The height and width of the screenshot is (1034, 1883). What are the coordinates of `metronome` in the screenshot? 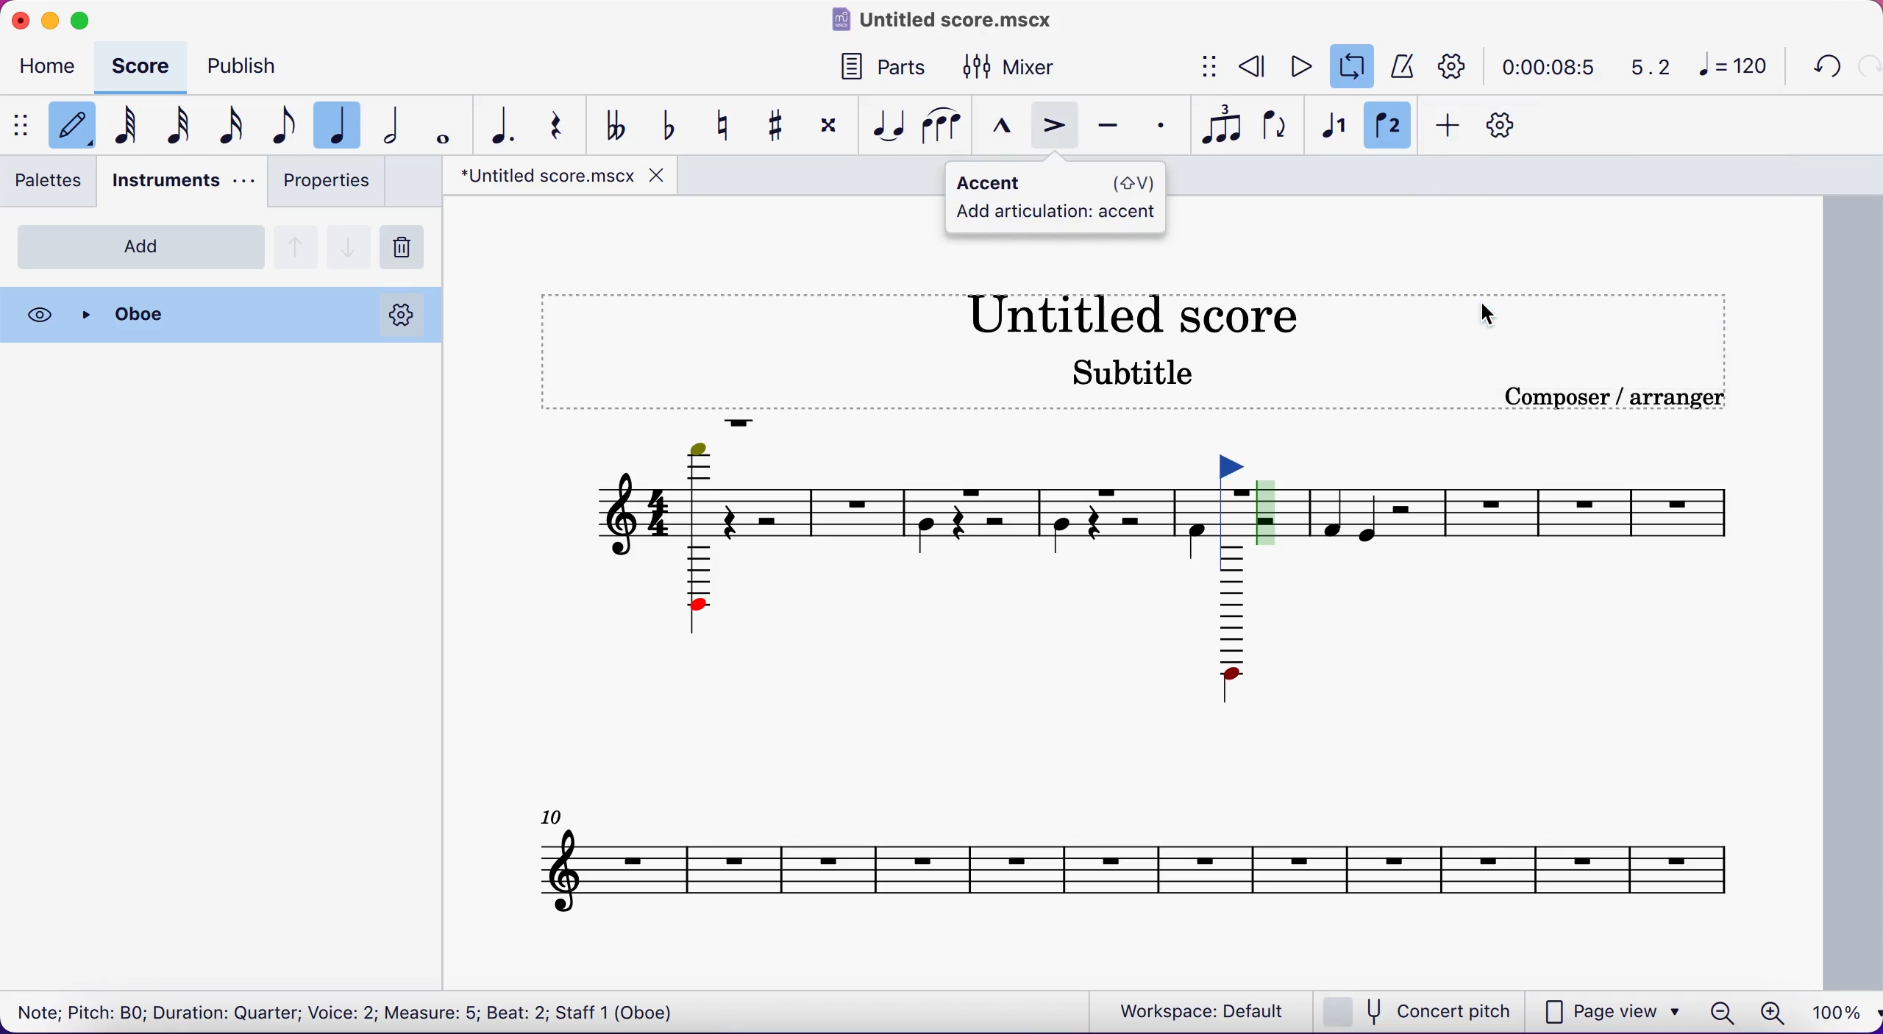 It's located at (1403, 65).